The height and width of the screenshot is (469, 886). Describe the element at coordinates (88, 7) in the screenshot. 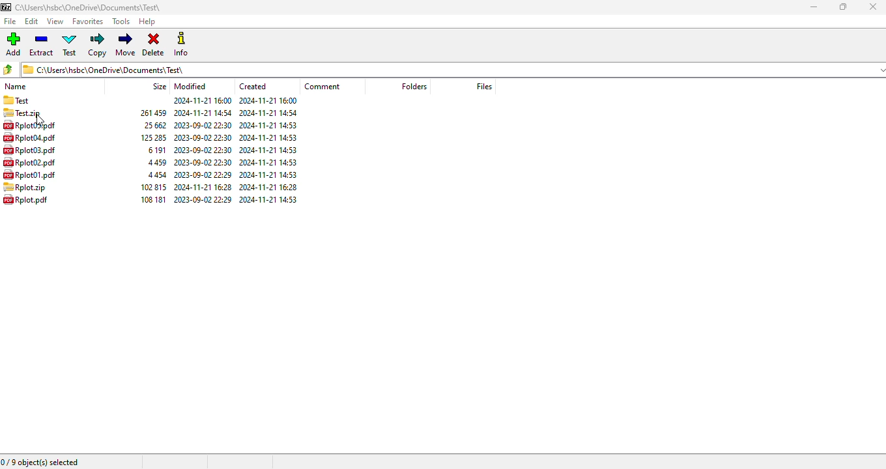

I see `folder name` at that location.